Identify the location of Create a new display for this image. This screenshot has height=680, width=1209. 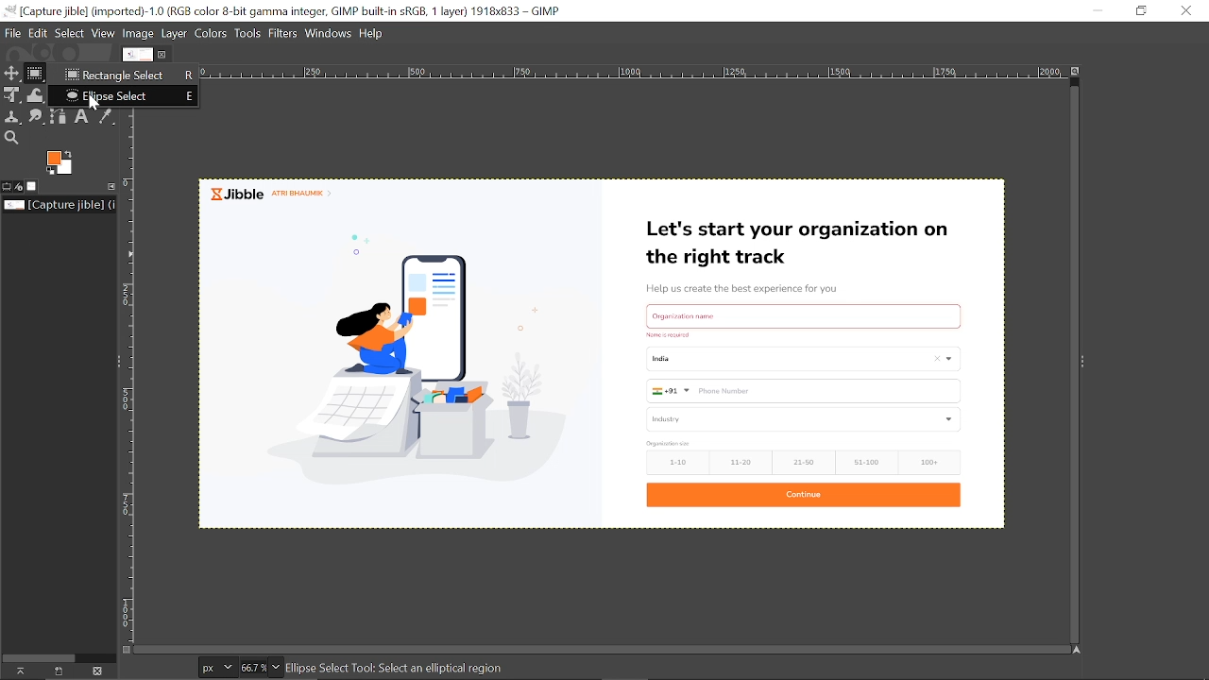
(59, 671).